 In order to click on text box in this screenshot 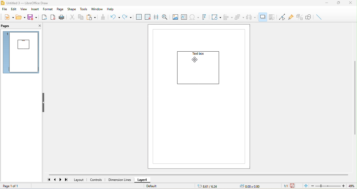, I will do `click(197, 54)`.